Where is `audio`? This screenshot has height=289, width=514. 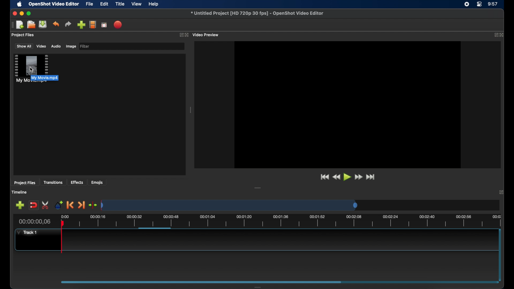 audio is located at coordinates (56, 46).